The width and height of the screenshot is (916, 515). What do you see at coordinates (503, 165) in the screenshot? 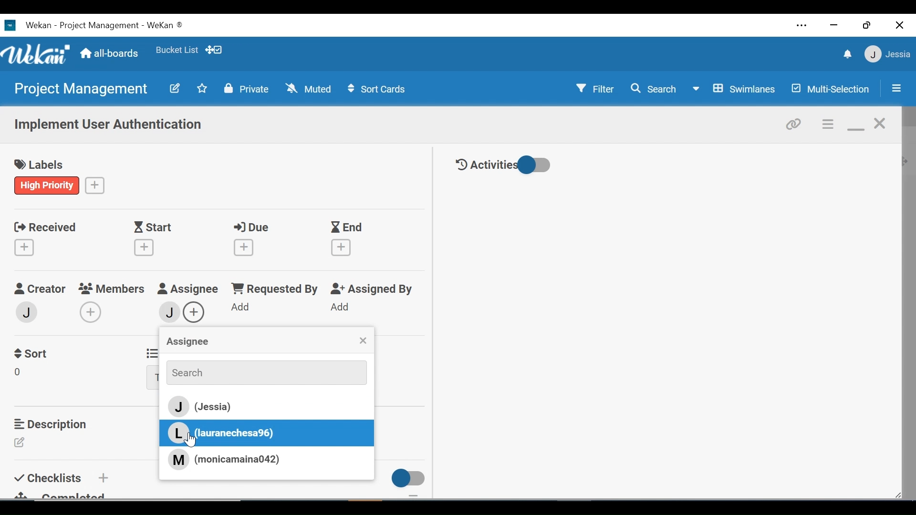
I see `Toggle Activities on/off` at bounding box center [503, 165].